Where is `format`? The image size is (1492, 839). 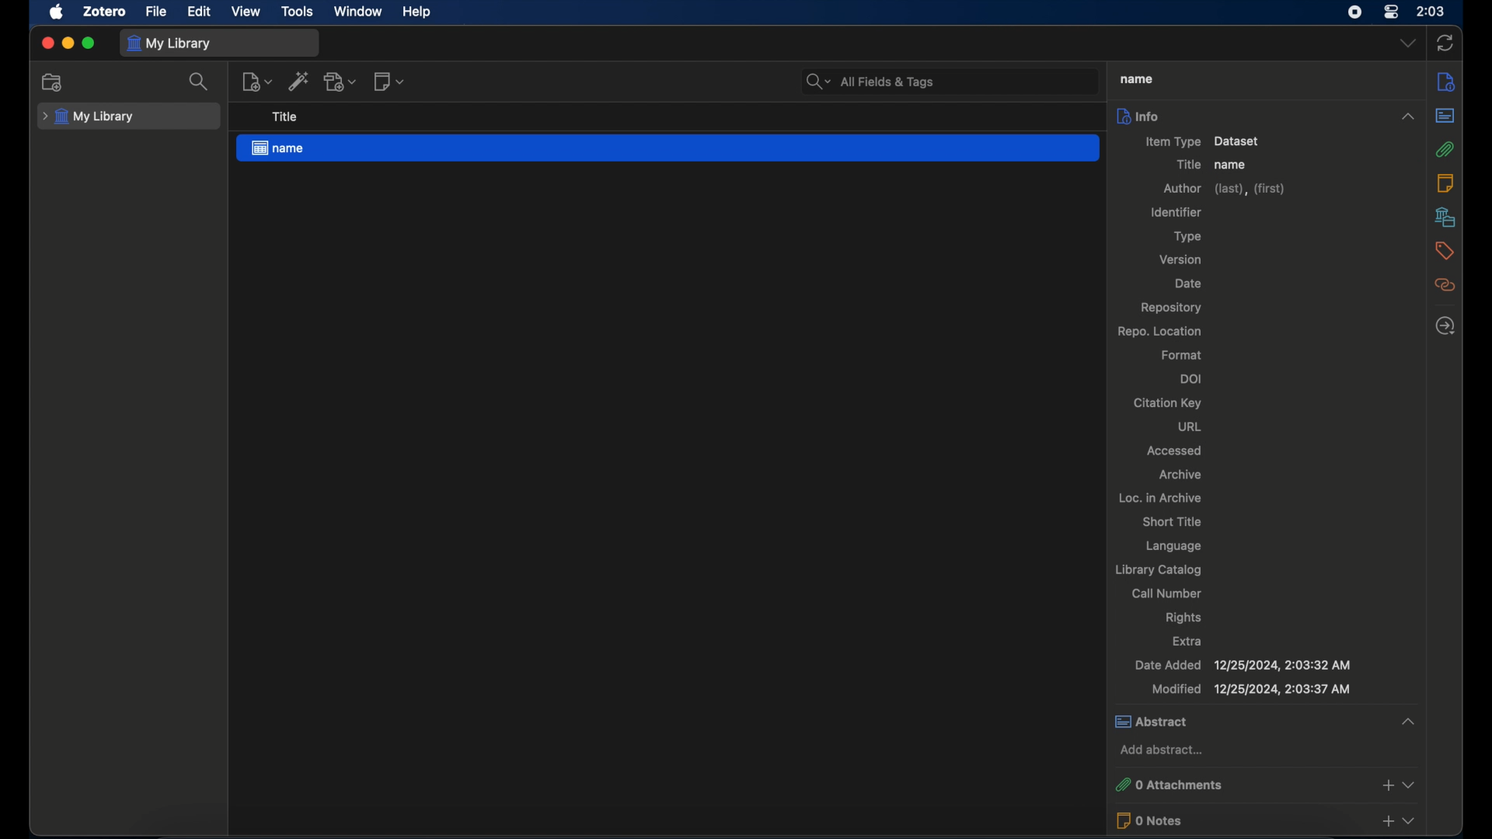 format is located at coordinates (1181, 355).